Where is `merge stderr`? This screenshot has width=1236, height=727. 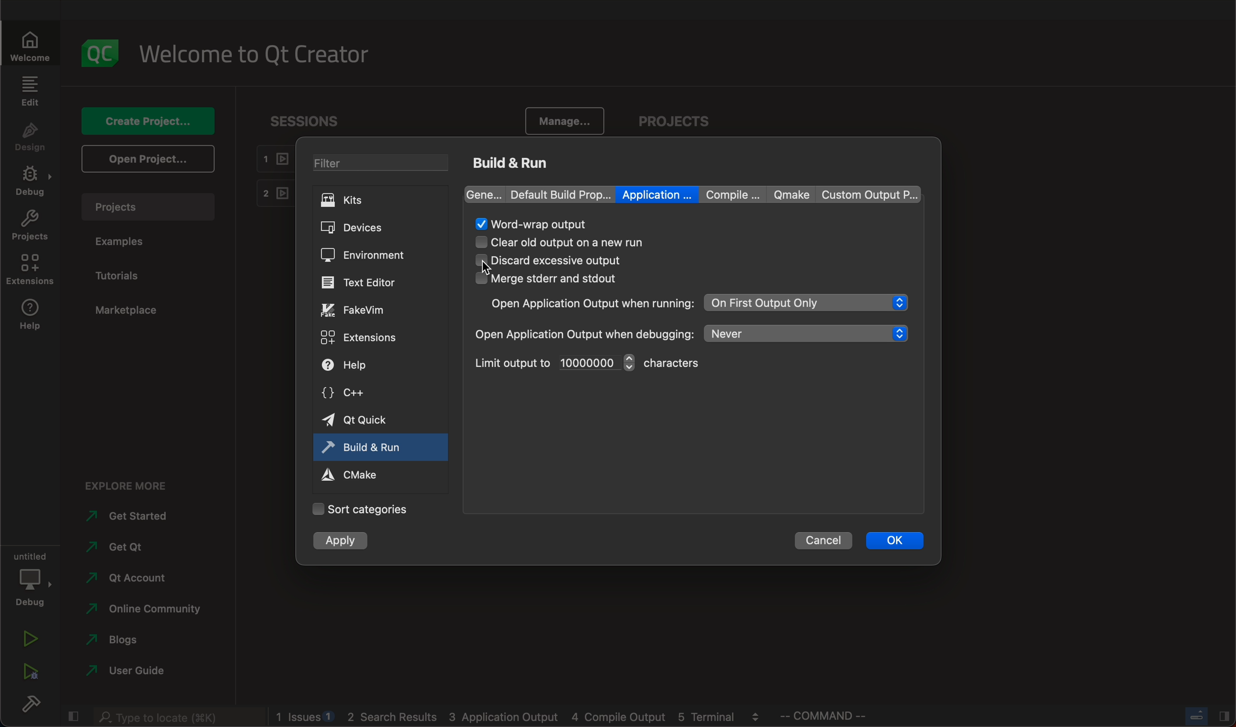 merge stderr is located at coordinates (557, 279).